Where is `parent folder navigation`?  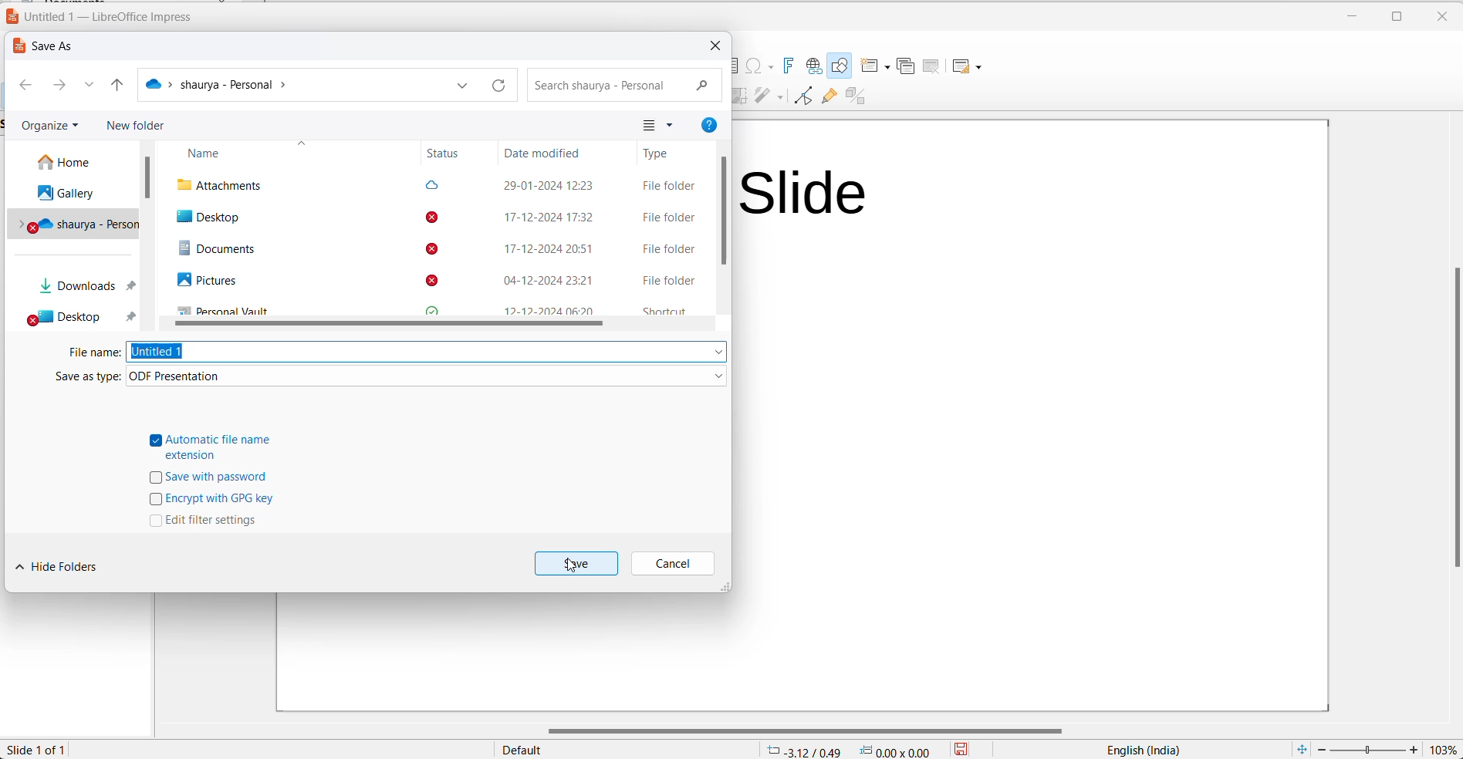
parent folder navigation is located at coordinates (123, 85).